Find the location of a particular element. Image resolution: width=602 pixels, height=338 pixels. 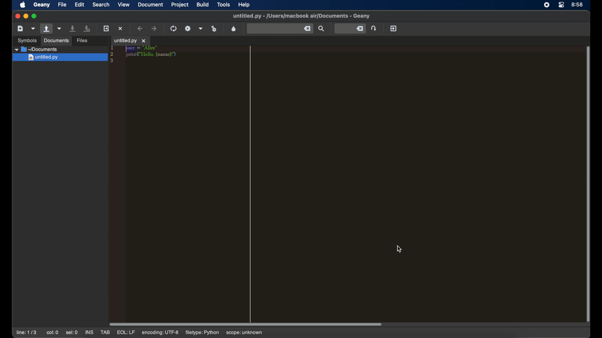

documents is located at coordinates (56, 41).